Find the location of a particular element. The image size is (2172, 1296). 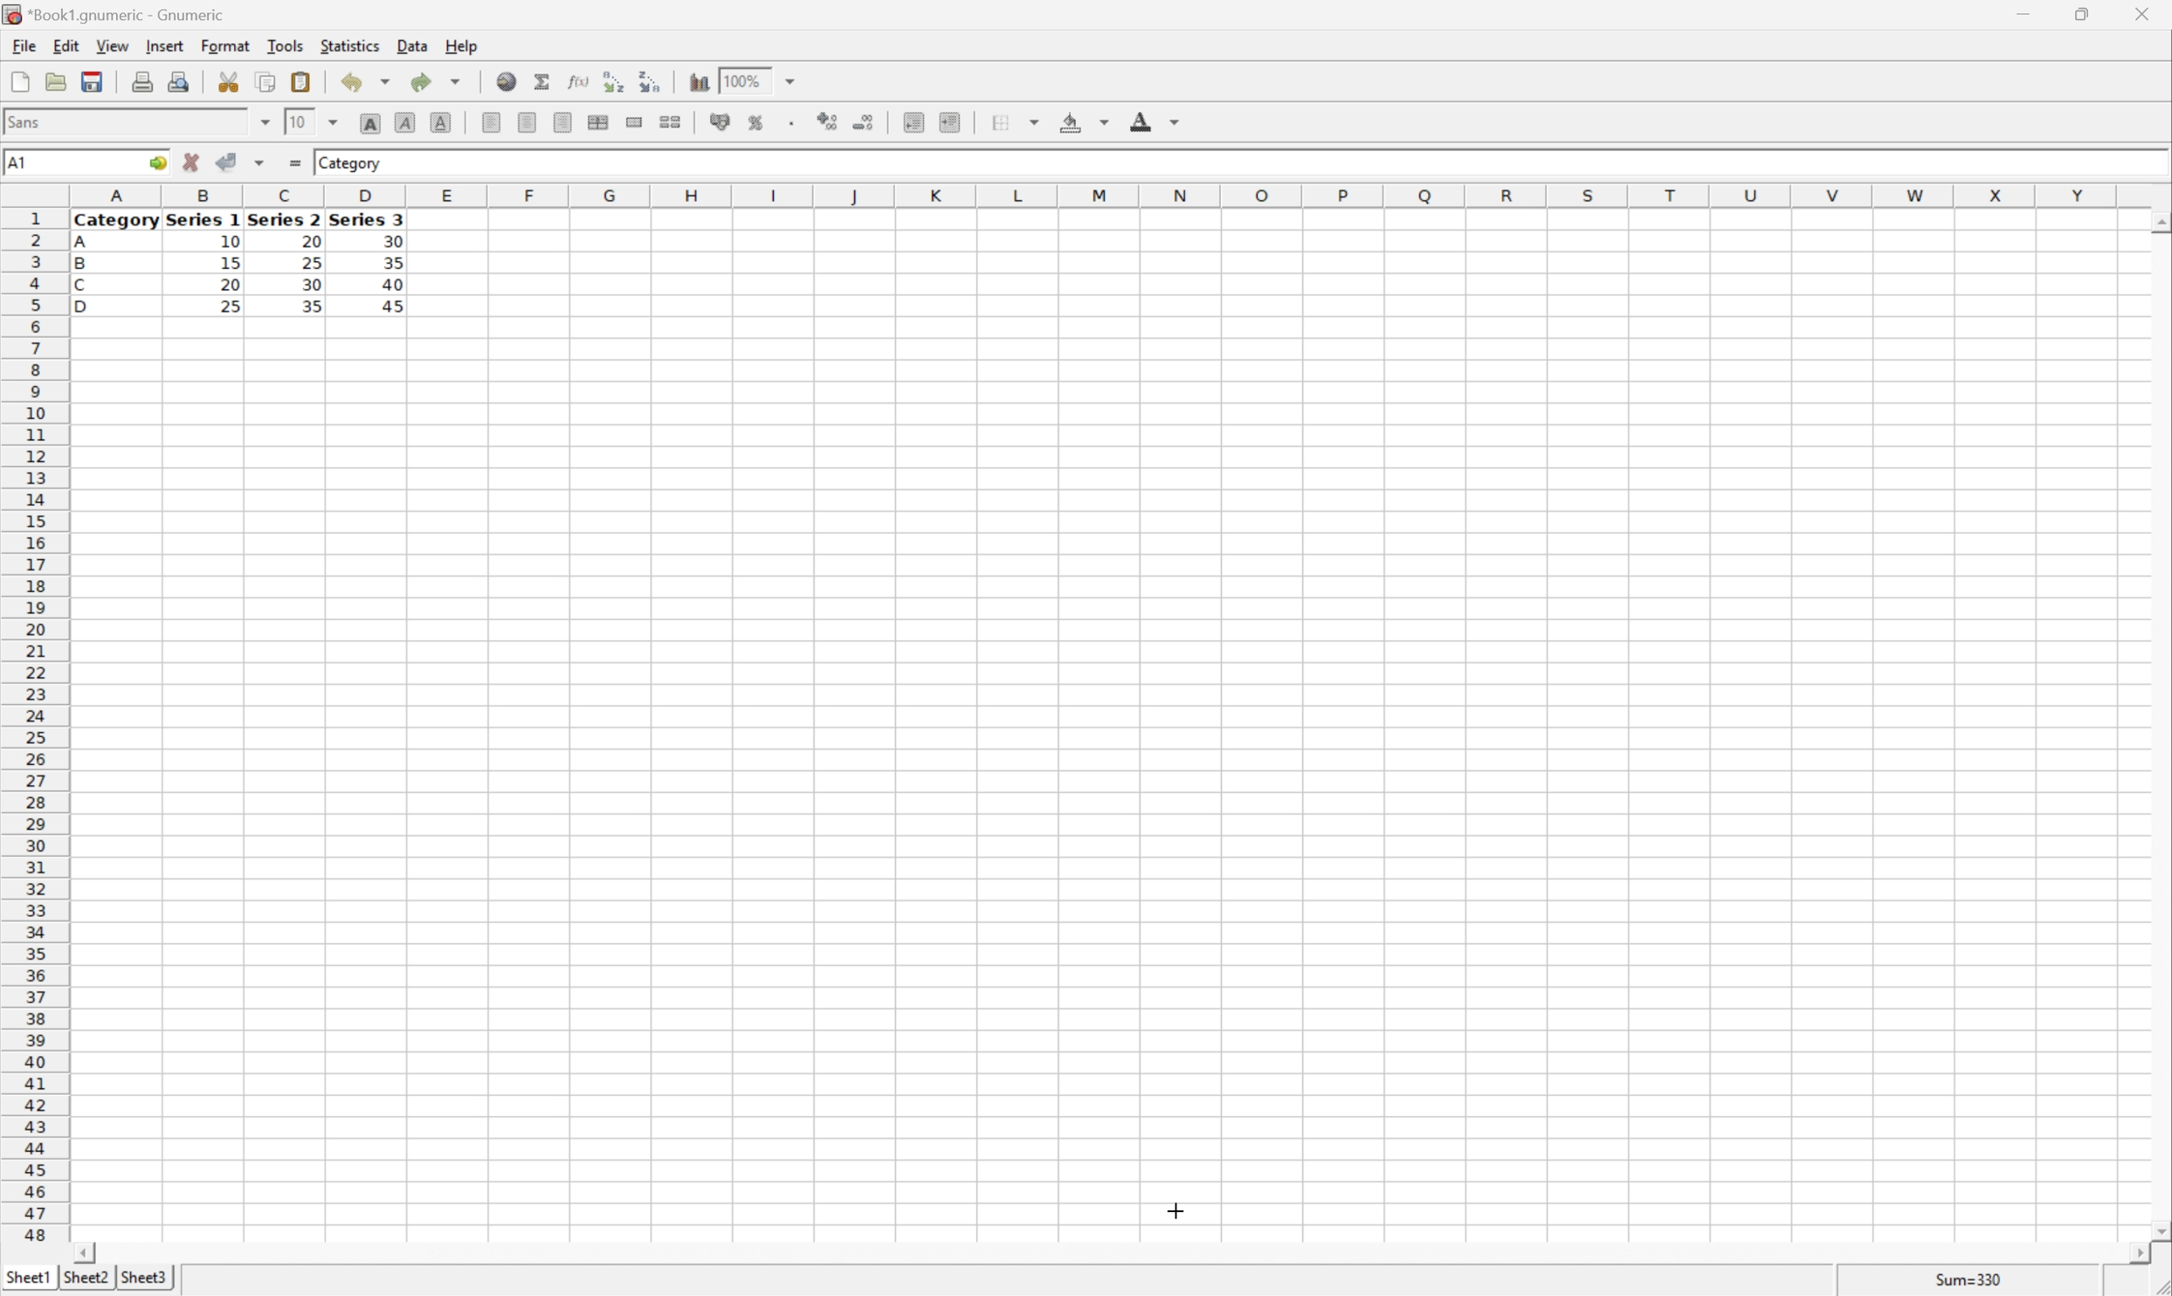

Center horizontally across selection is located at coordinates (596, 121).